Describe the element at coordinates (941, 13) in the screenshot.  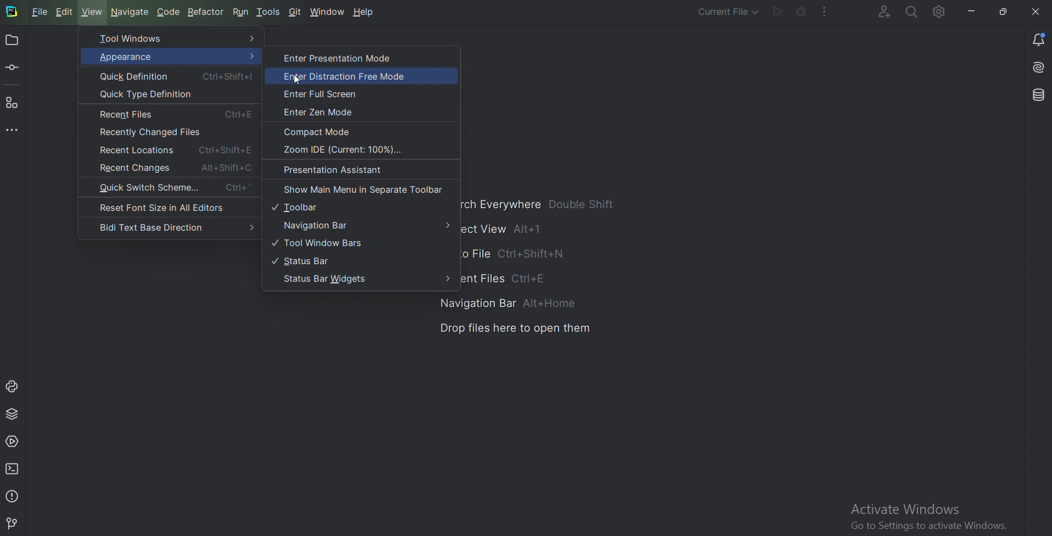
I see `Settings` at that location.